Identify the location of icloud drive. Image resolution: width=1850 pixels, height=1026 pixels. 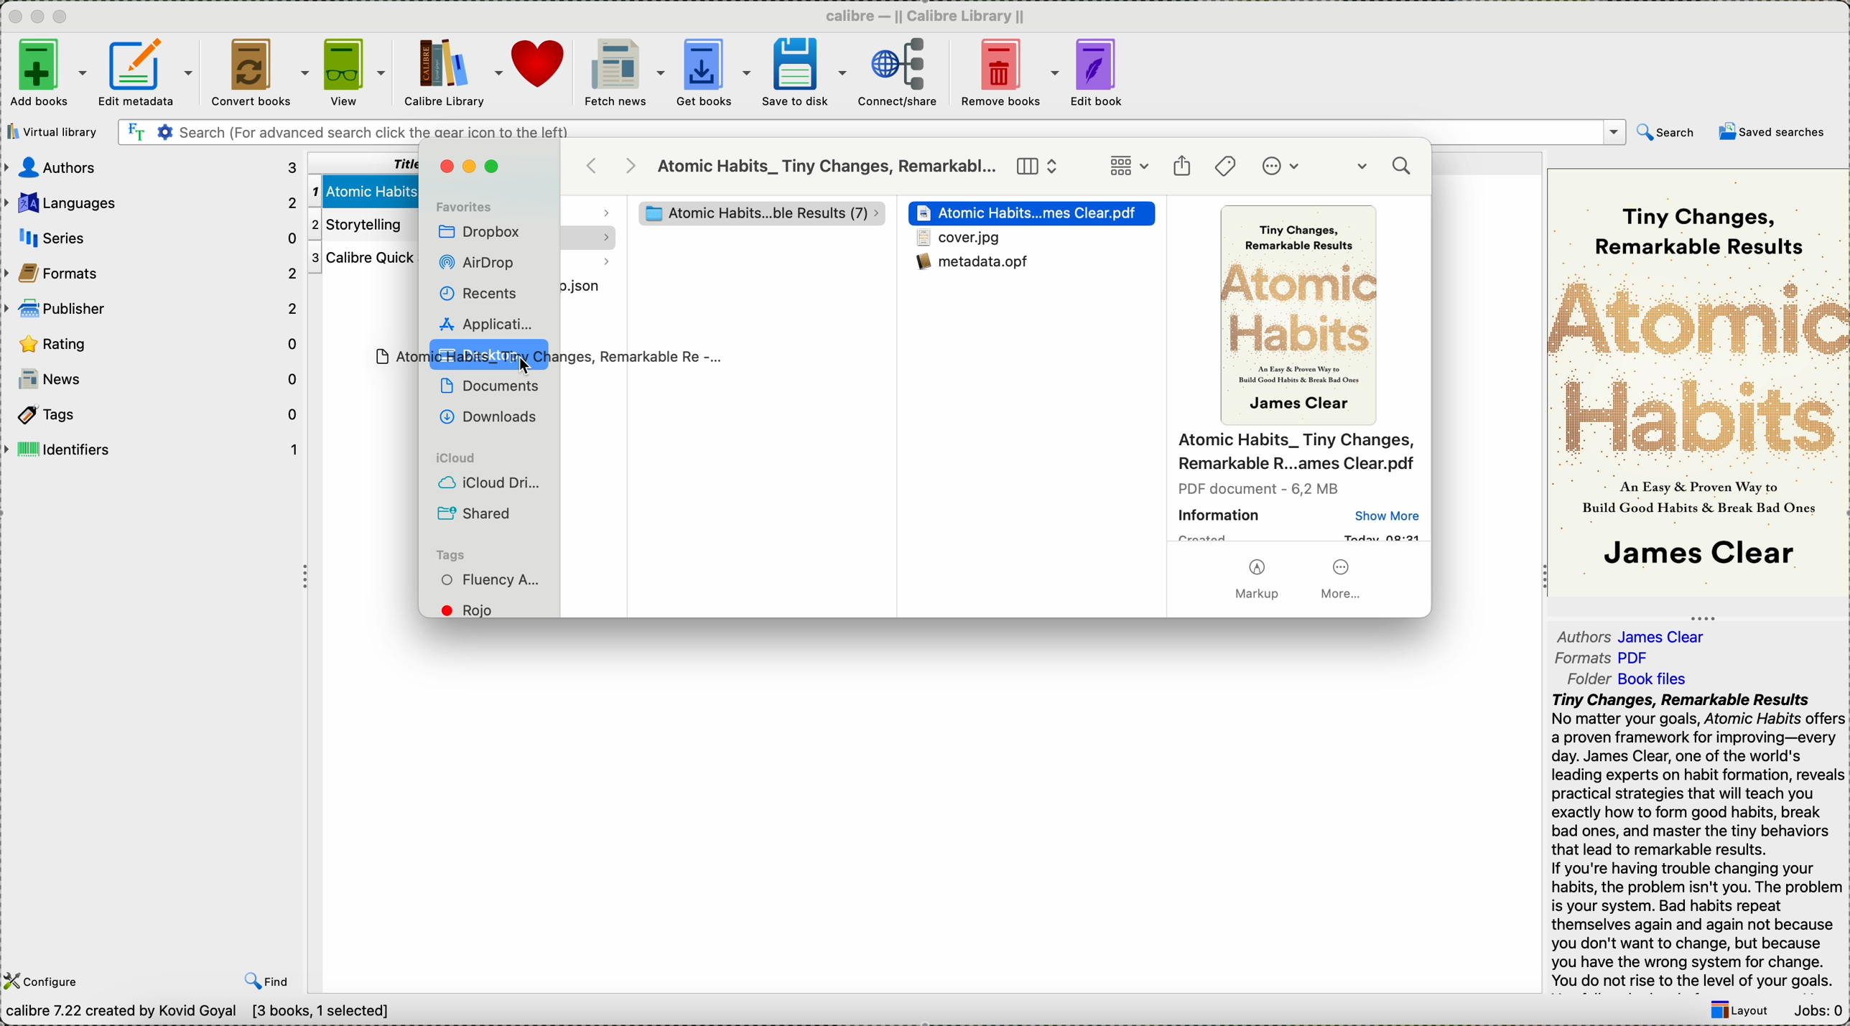
(491, 485).